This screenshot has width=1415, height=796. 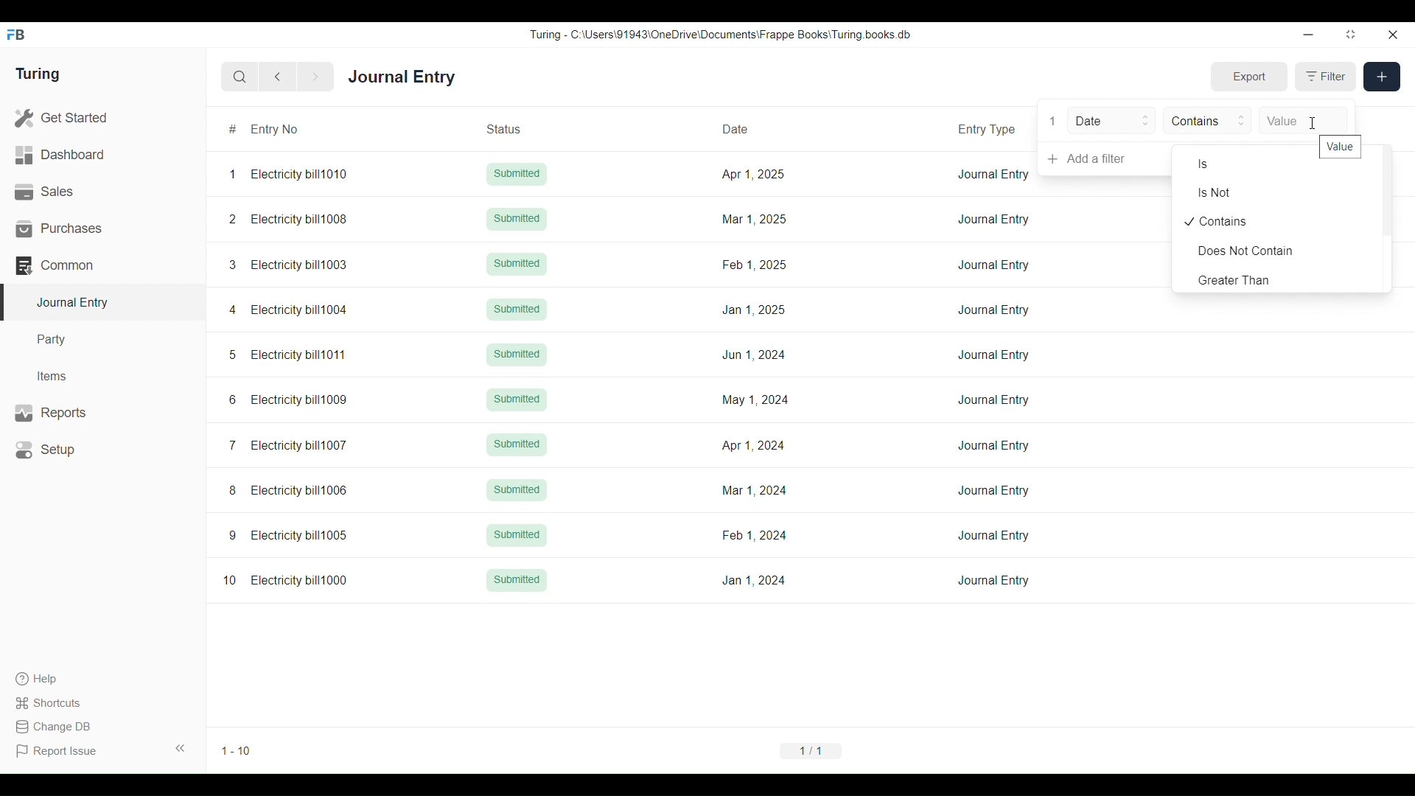 What do you see at coordinates (102, 192) in the screenshot?
I see `Sales` at bounding box center [102, 192].